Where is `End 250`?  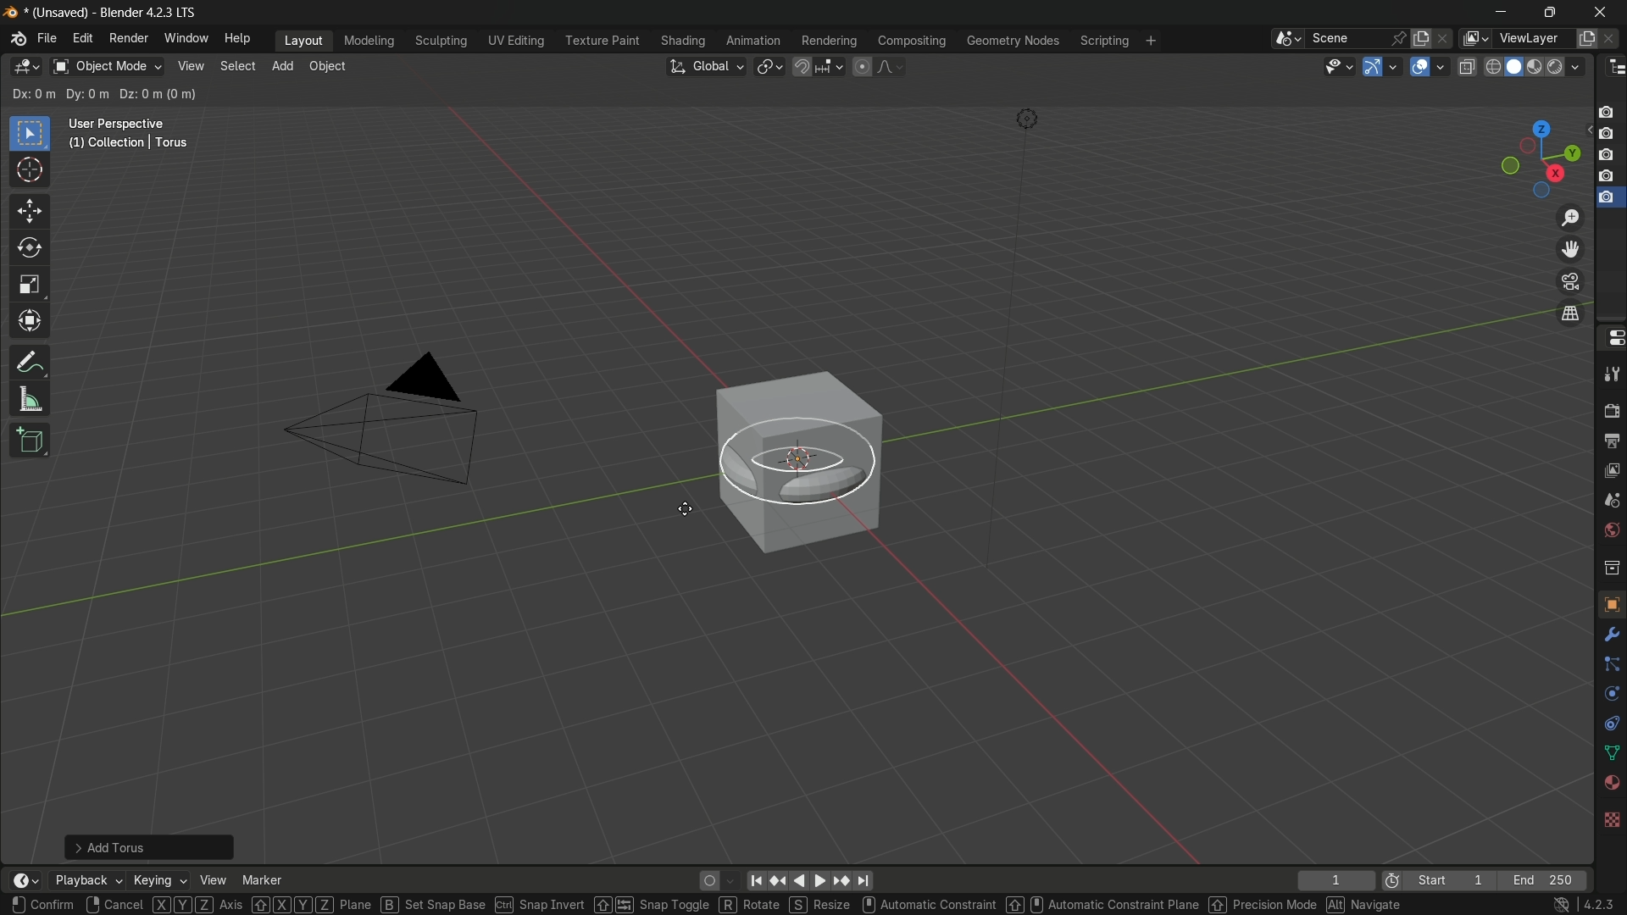
End 250 is located at coordinates (1541, 880).